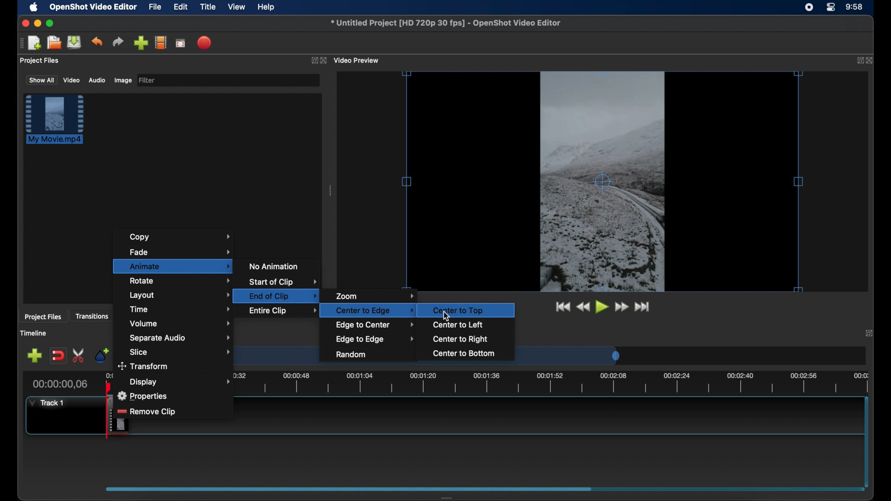 The width and height of the screenshot is (891, 501). Describe the element at coordinates (174, 266) in the screenshot. I see `animate menu` at that location.